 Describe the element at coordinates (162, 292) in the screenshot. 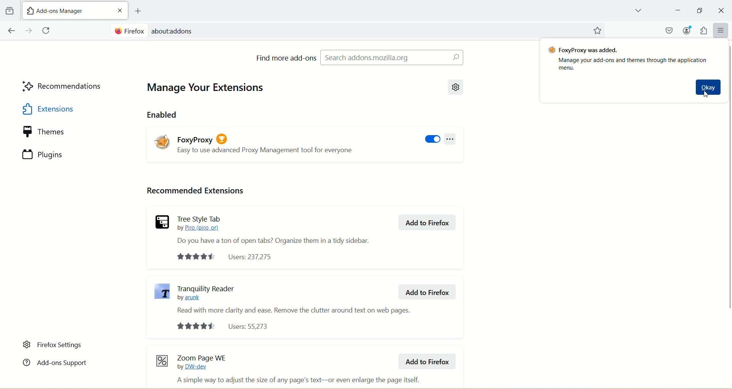

I see `Tranquility Reader Icon` at that location.